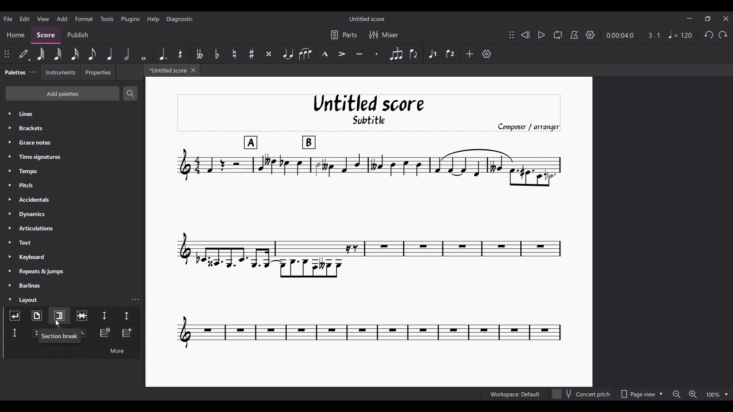 The height and width of the screenshot is (412, 733). What do you see at coordinates (73, 114) in the screenshot?
I see `Lines` at bounding box center [73, 114].